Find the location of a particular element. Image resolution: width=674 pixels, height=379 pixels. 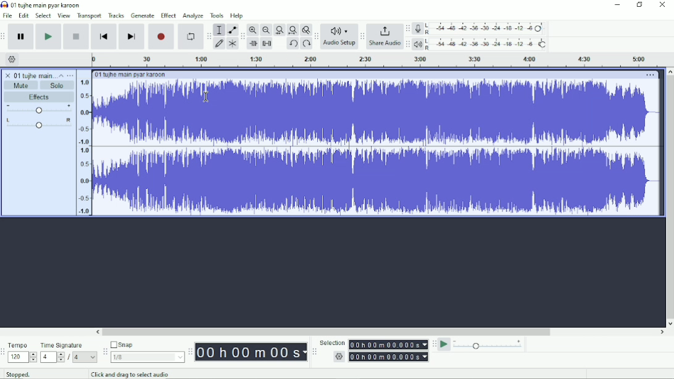

Skip to end is located at coordinates (131, 36).